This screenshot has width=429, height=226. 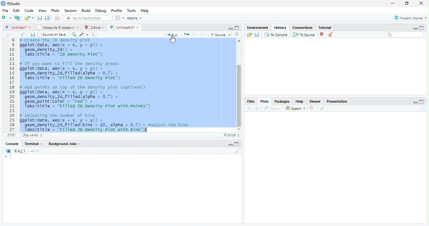 What do you see at coordinates (138, 27) in the screenshot?
I see `close` at bounding box center [138, 27].